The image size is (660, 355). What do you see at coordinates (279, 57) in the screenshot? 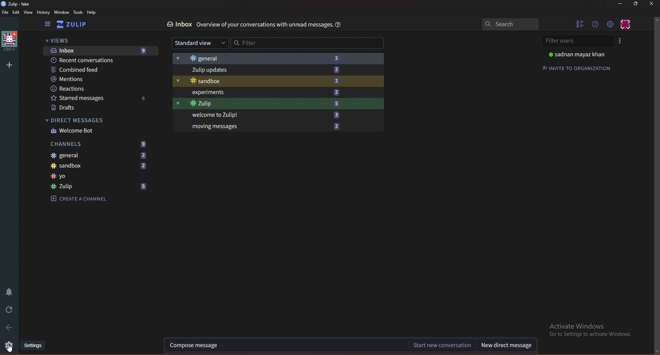
I see `General` at bounding box center [279, 57].